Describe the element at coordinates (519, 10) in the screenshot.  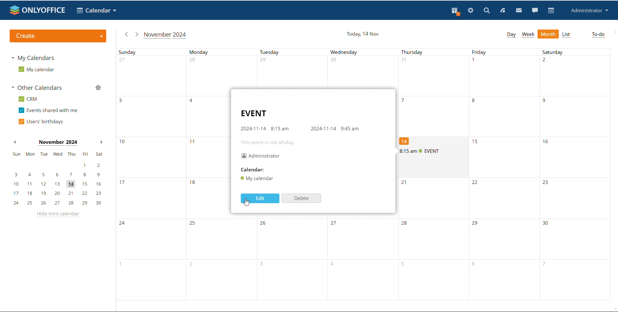
I see `mail` at that location.